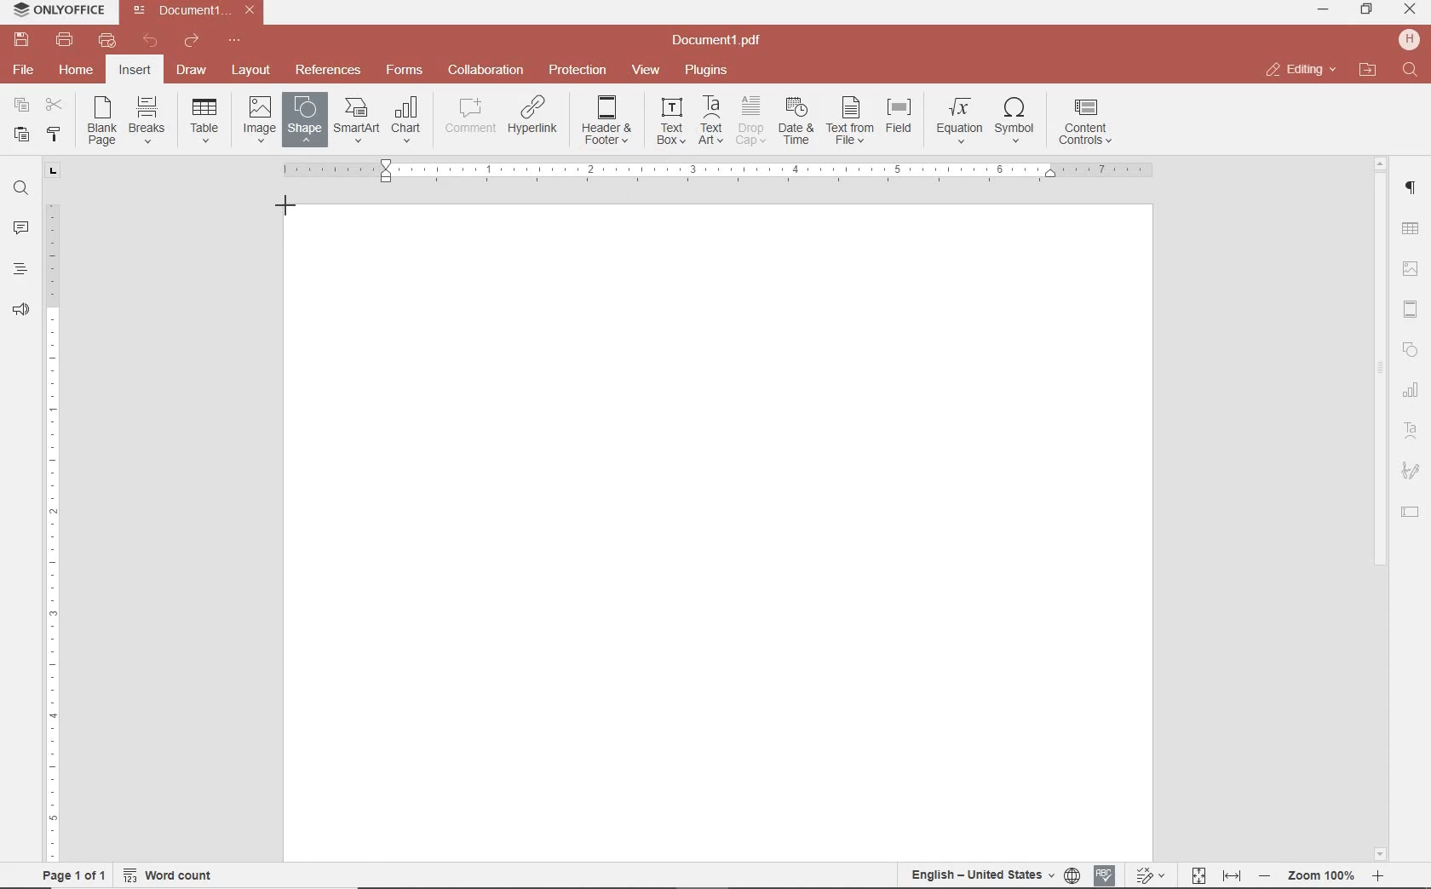 This screenshot has height=889, width=1431. I want to click on plugins, so click(710, 71).